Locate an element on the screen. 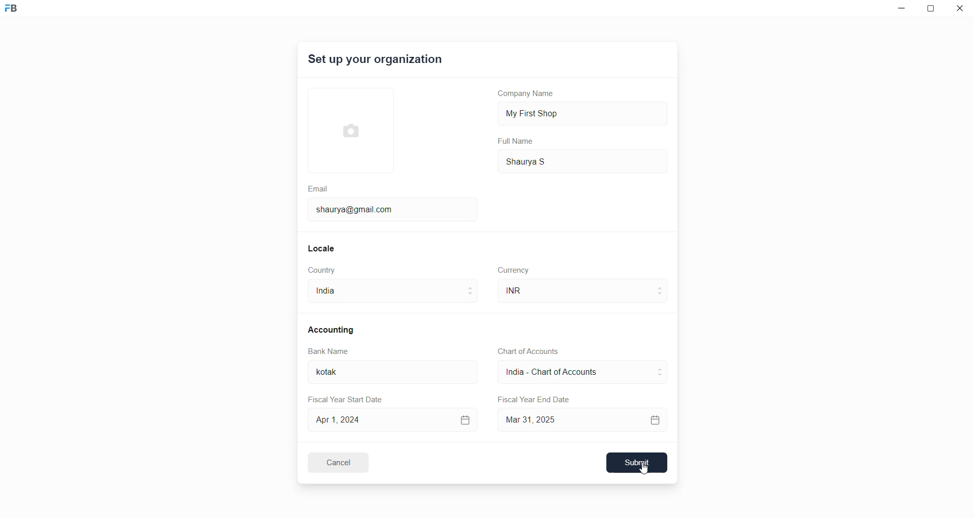  move to below country is located at coordinates (472, 297).